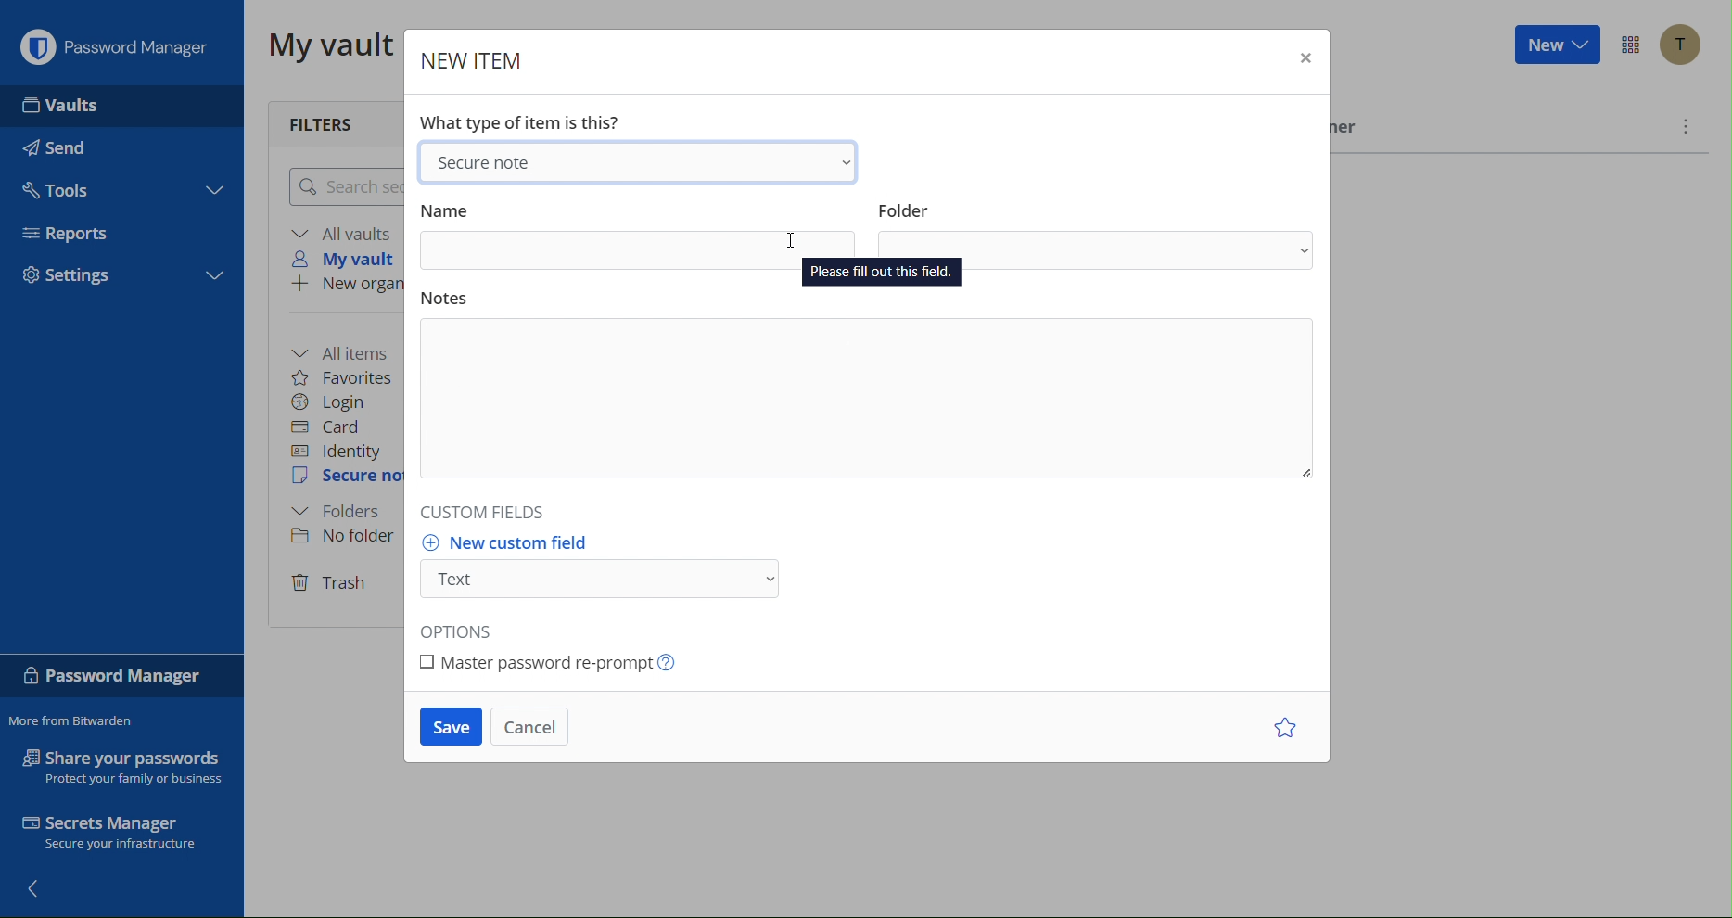  What do you see at coordinates (63, 104) in the screenshot?
I see `Vaults` at bounding box center [63, 104].